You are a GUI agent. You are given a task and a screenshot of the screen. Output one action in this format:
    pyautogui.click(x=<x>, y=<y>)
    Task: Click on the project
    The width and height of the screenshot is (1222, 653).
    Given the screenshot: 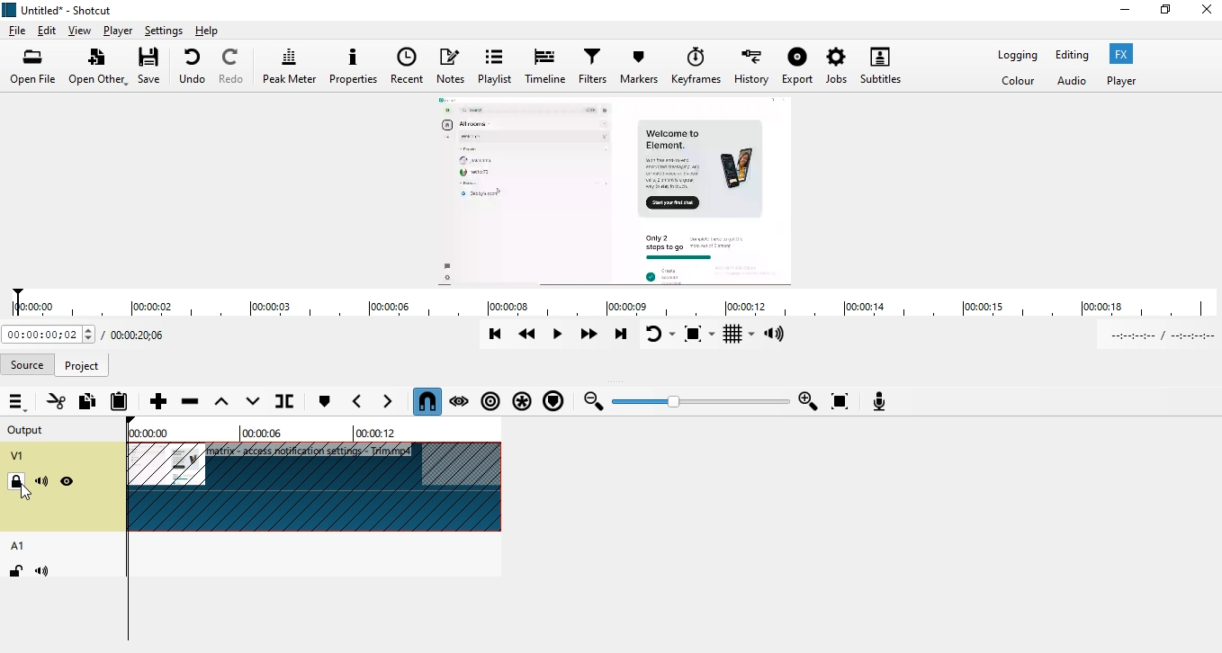 What is the action you would take?
    pyautogui.click(x=82, y=365)
    